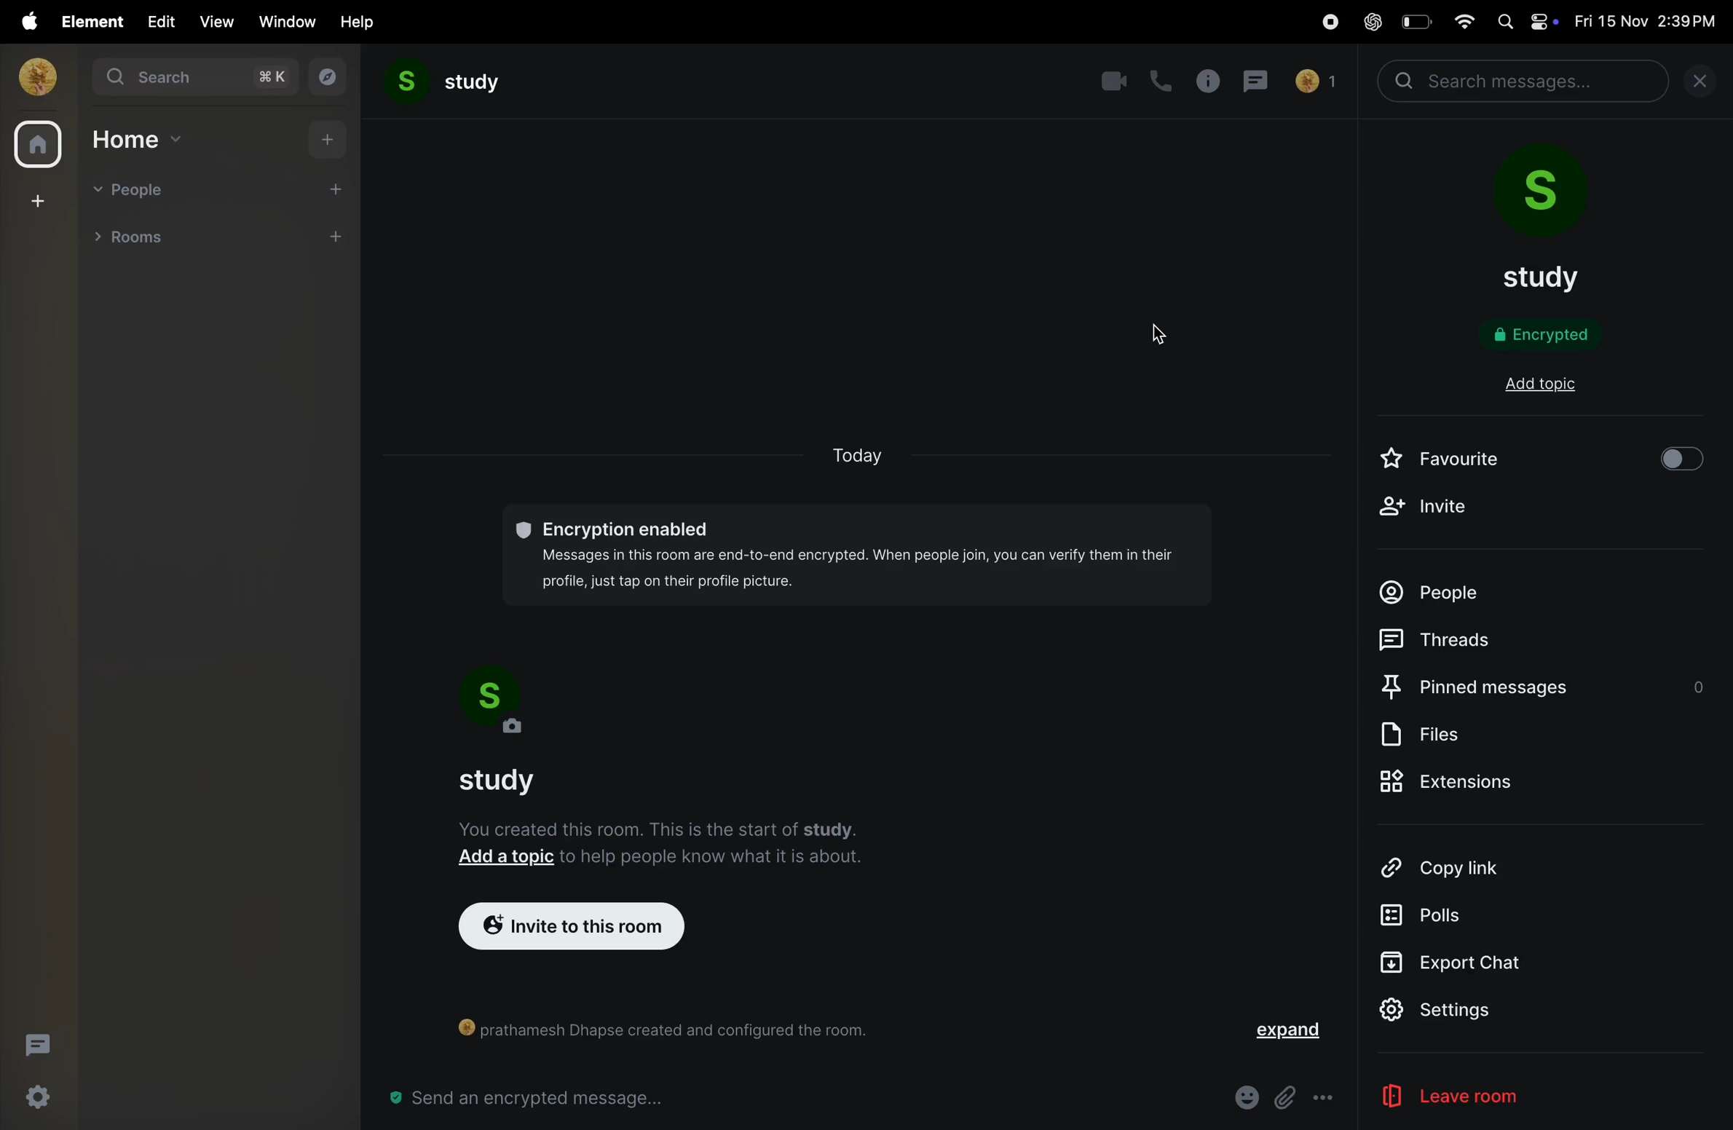 The height and width of the screenshot is (1130, 1733). I want to click on chatgpt, so click(1372, 23).